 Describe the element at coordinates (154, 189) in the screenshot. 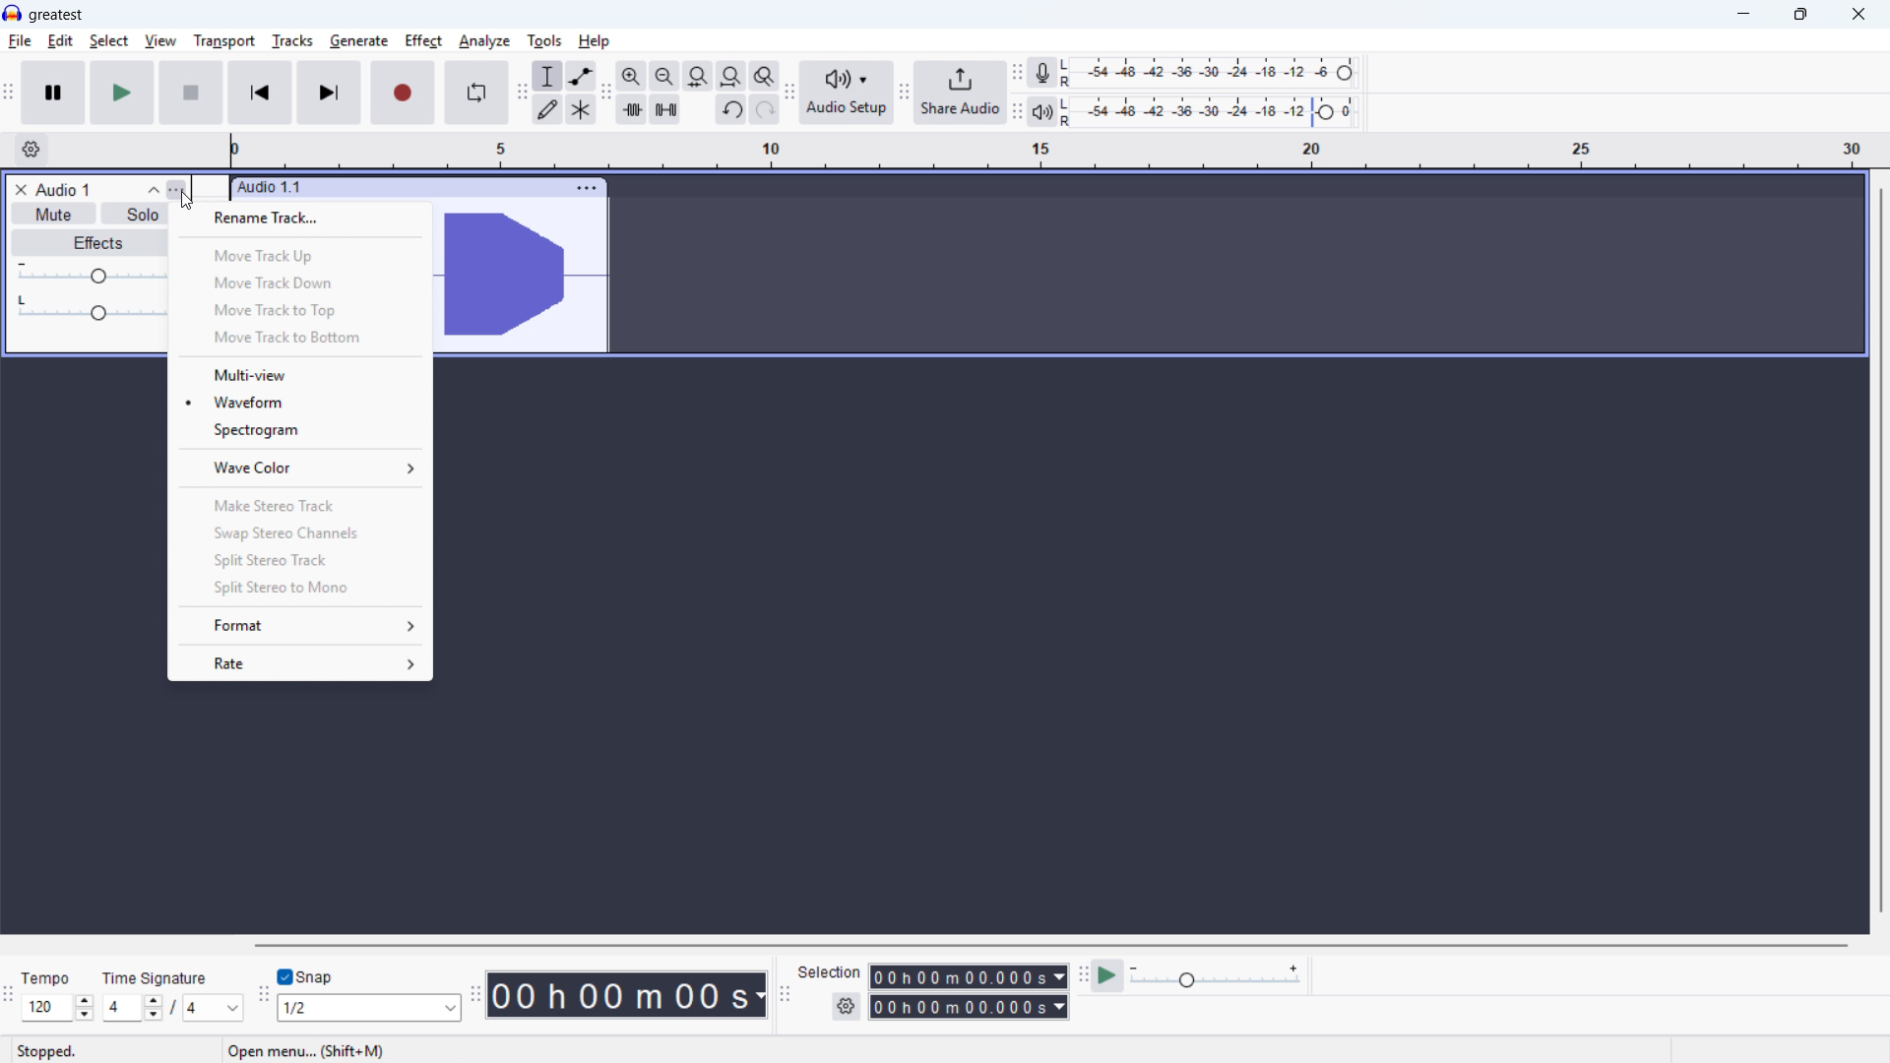

I see `collapse` at that location.